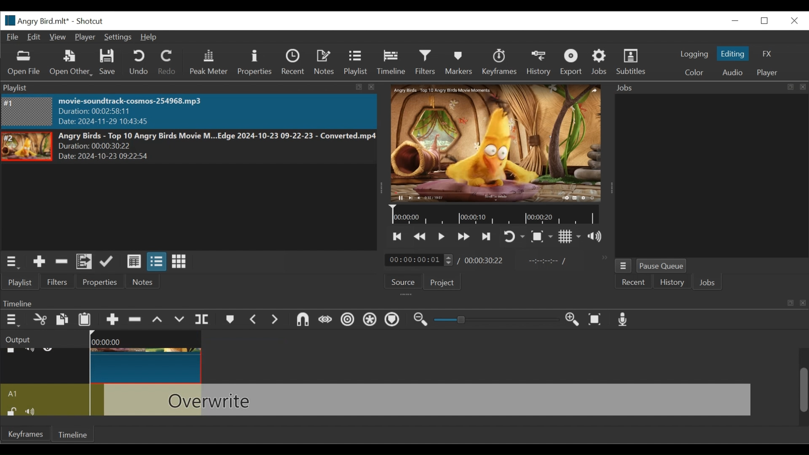 The width and height of the screenshot is (809, 455). Describe the element at coordinates (149, 112) in the screenshot. I see `movie-soundtrack-cosmos-254968.mp3
Duration: 00:02:58:11
Date: 2024-11-29 10:43:45` at that location.